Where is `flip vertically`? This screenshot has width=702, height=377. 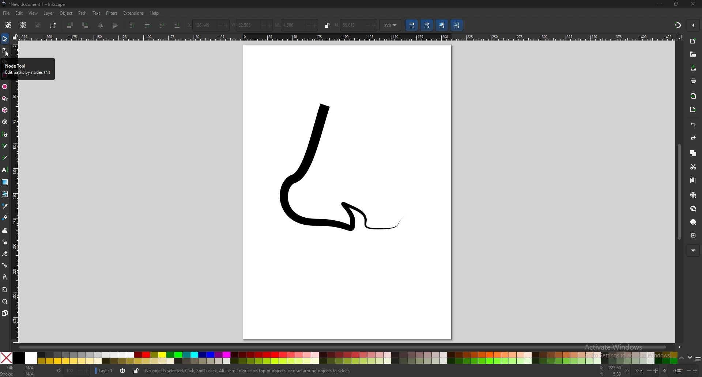
flip vertically is located at coordinates (101, 25).